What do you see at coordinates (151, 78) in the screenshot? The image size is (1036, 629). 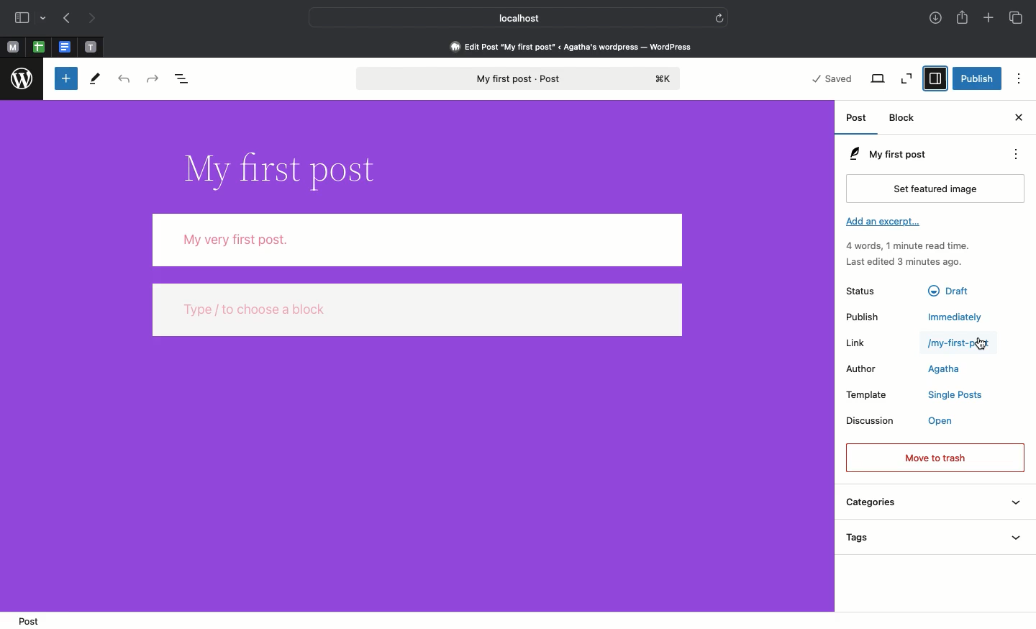 I see `Redo` at bounding box center [151, 78].